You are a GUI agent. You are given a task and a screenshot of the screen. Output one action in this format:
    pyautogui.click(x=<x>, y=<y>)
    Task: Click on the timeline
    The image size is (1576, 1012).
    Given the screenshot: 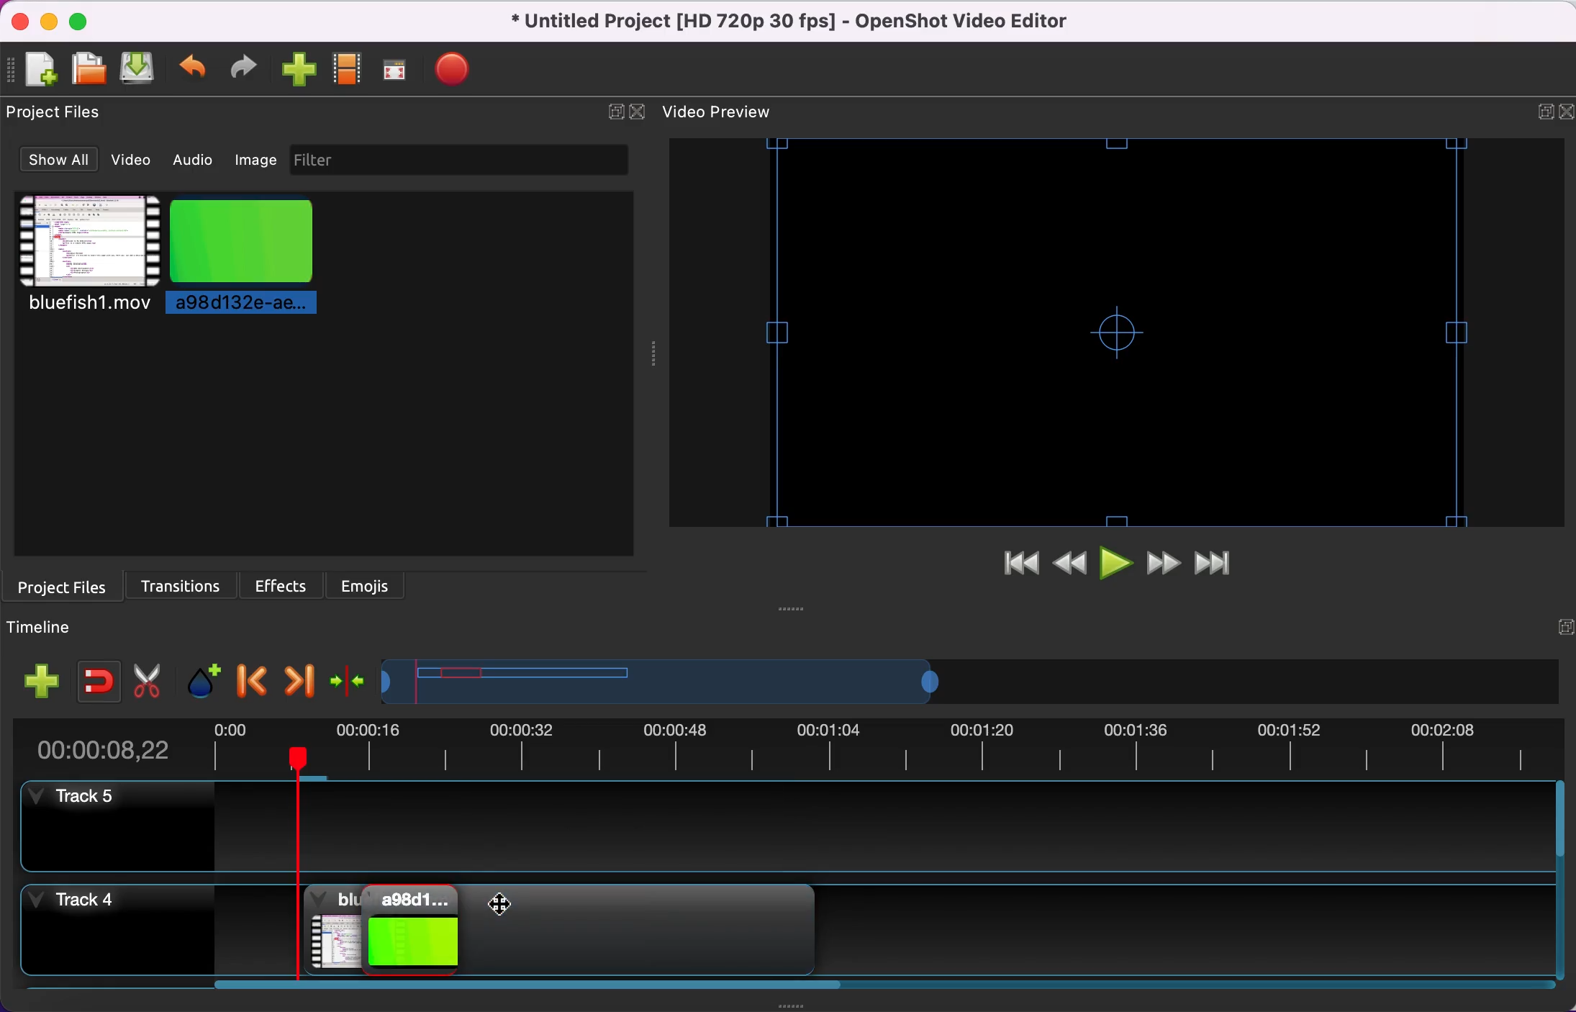 What is the action you would take?
    pyautogui.click(x=828, y=680)
    